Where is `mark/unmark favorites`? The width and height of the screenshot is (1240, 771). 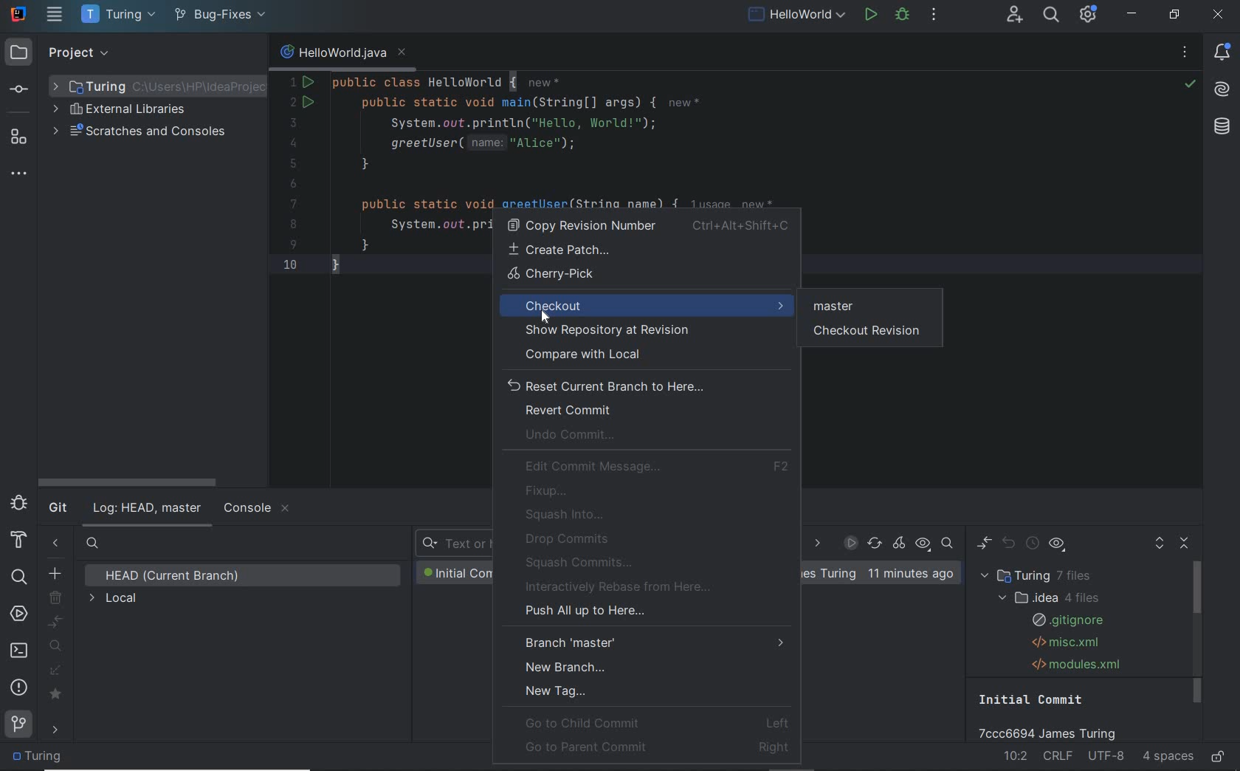 mark/unmark favorites is located at coordinates (58, 695).